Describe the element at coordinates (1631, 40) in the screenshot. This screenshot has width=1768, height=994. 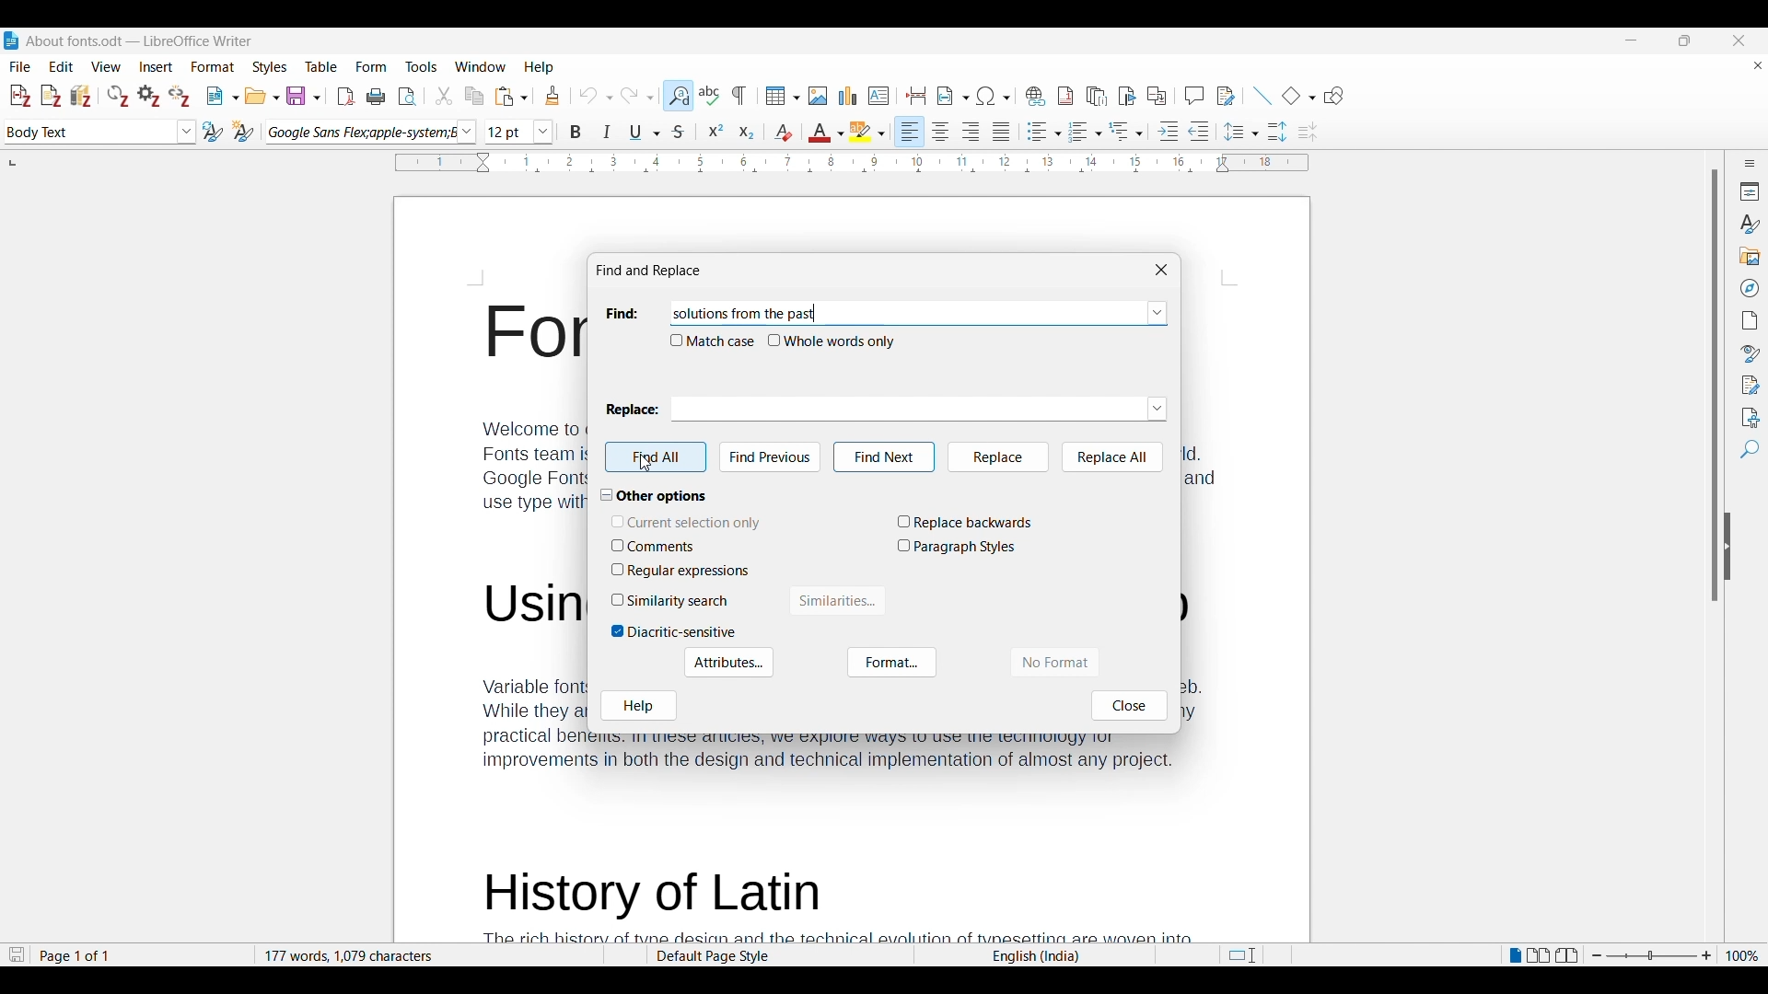
I see `Minimize` at that location.